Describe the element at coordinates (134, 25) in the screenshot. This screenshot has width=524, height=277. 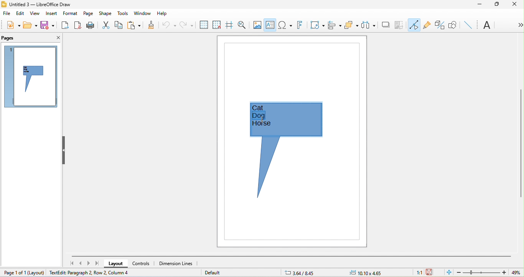
I see `paste` at that location.